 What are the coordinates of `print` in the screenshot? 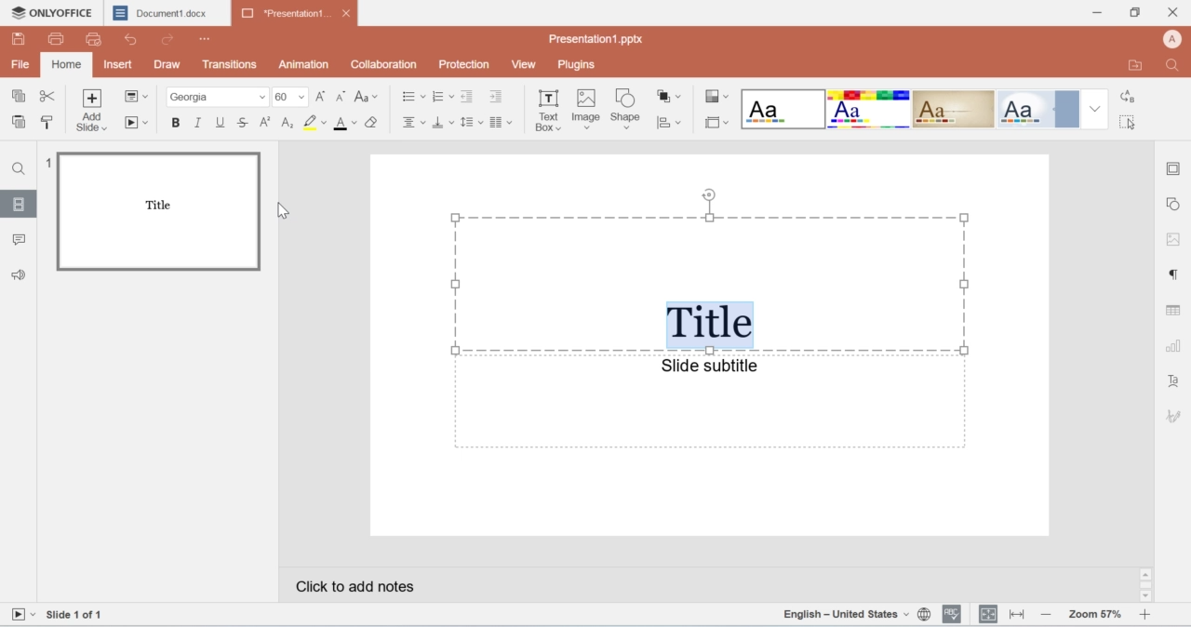 It's located at (59, 40).